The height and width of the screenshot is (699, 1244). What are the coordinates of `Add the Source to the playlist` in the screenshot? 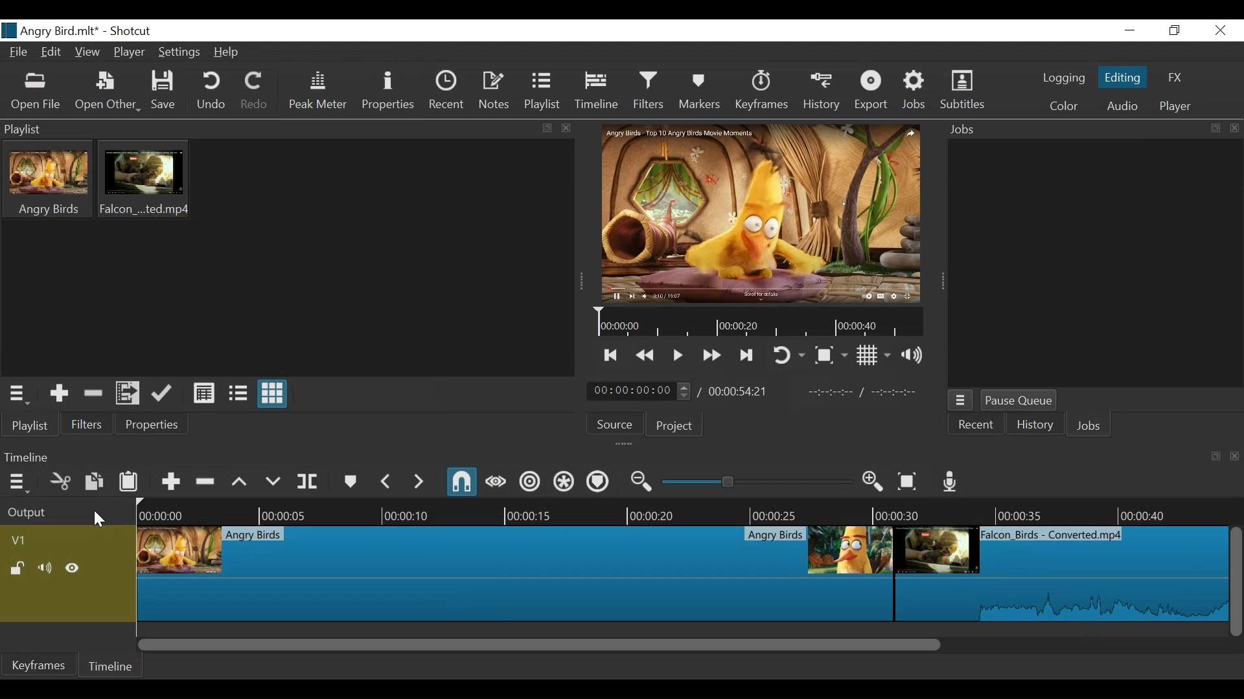 It's located at (58, 394).